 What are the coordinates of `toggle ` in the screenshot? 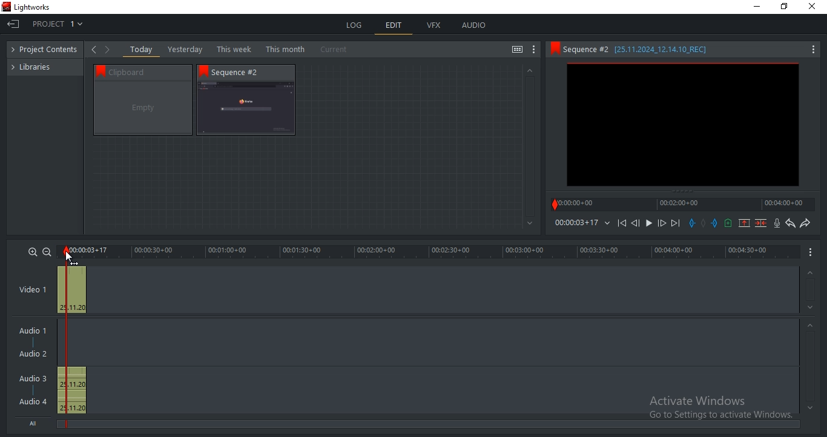 It's located at (517, 50).